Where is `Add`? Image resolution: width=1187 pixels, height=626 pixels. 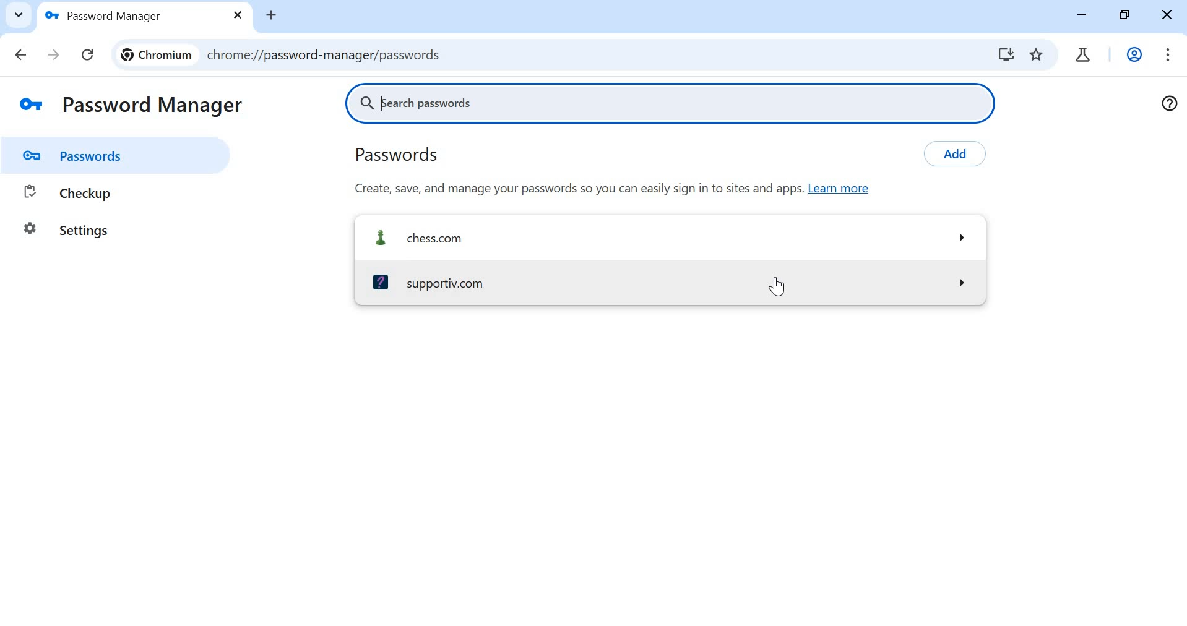 Add is located at coordinates (962, 153).